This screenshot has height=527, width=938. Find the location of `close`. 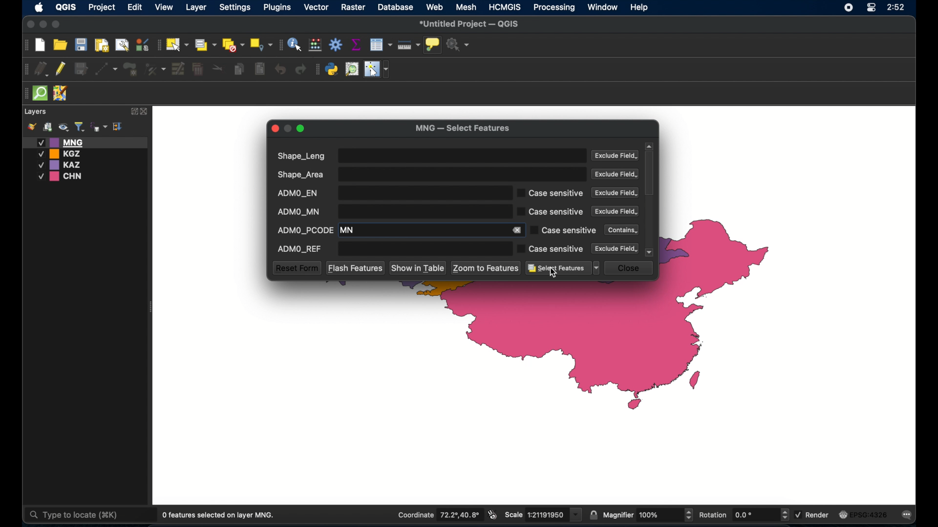

close is located at coordinates (631, 268).